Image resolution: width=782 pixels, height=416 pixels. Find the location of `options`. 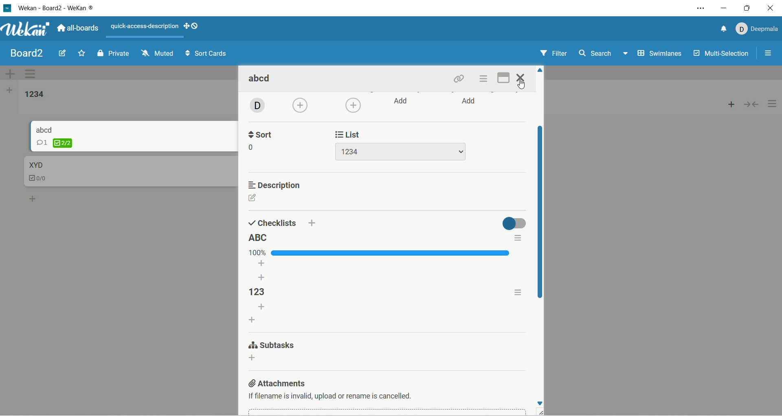

options is located at coordinates (771, 52).